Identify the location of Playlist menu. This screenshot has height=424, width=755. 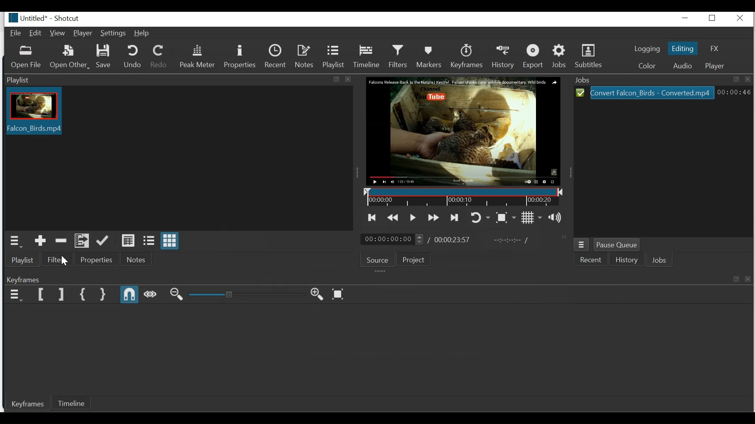
(16, 241).